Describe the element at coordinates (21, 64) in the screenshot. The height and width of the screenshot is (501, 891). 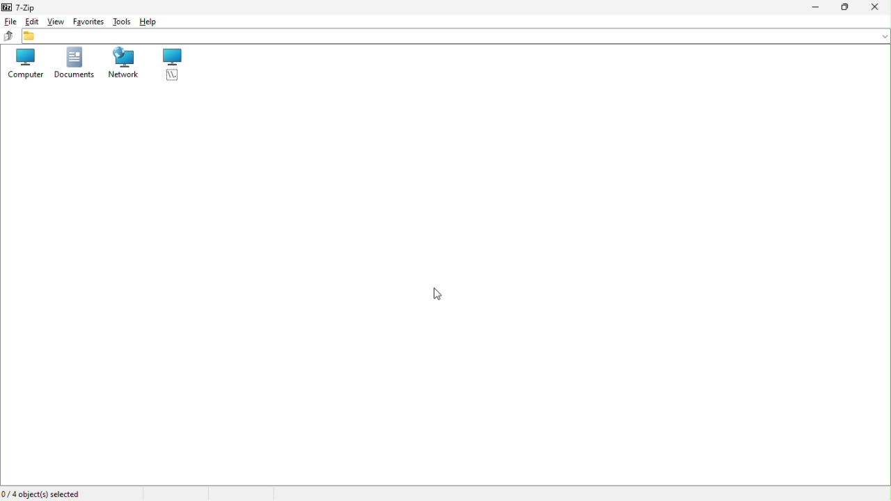
I see `Computer` at that location.